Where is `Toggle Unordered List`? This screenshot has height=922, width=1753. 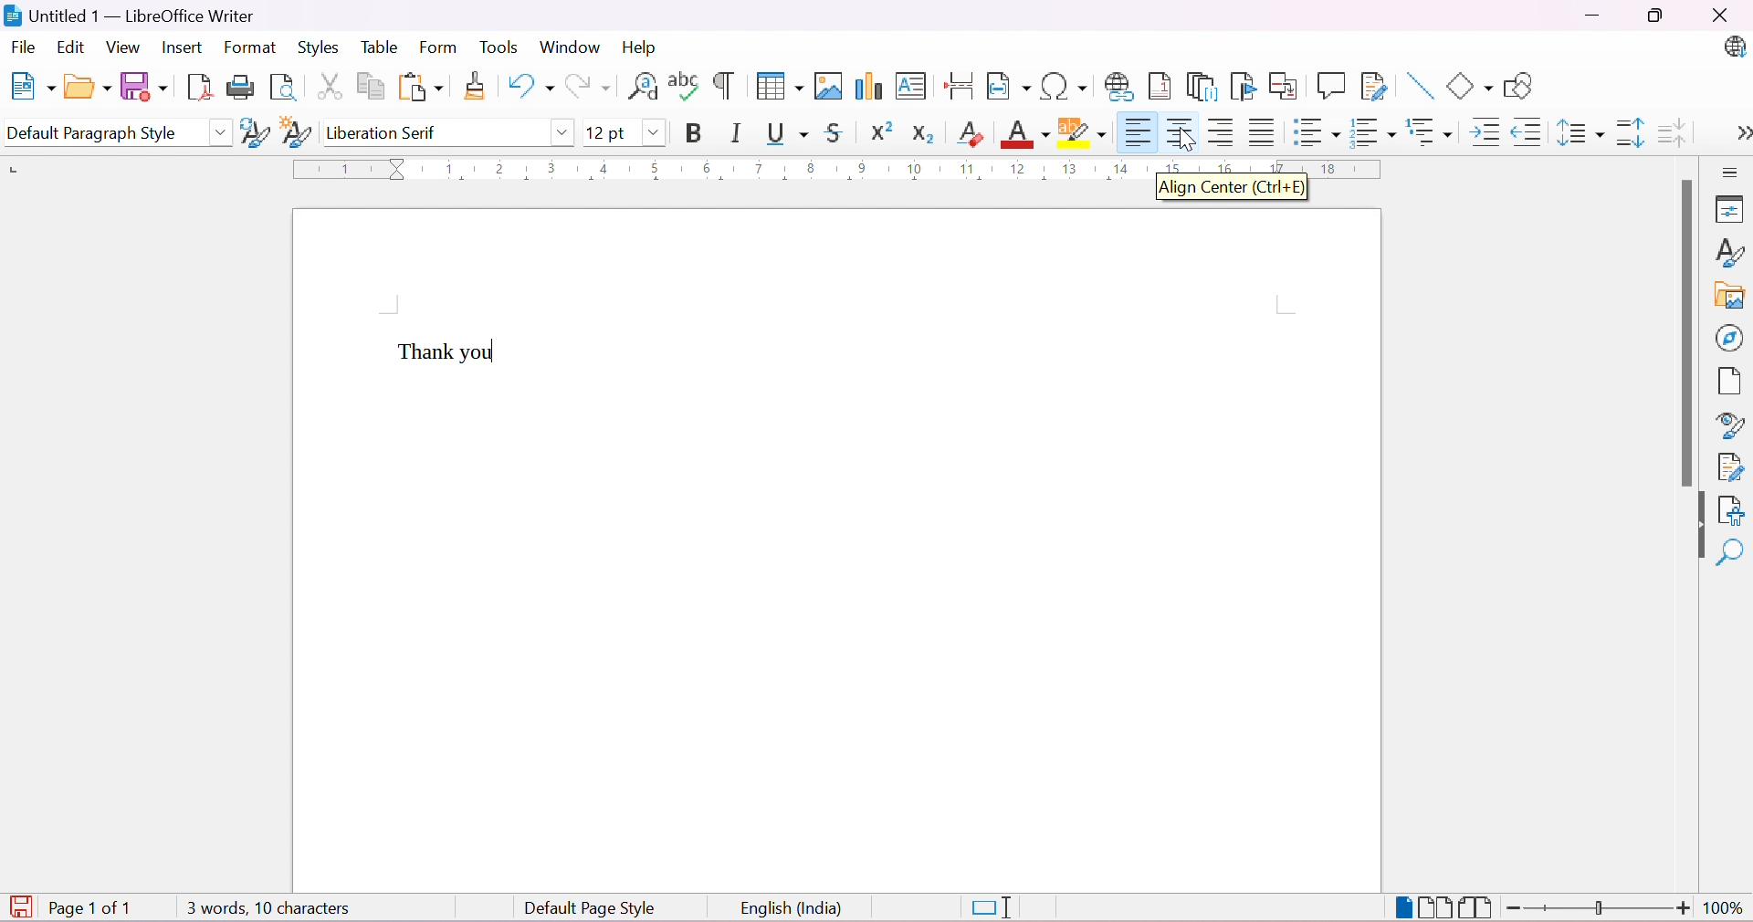
Toggle Unordered List is located at coordinates (1312, 131).